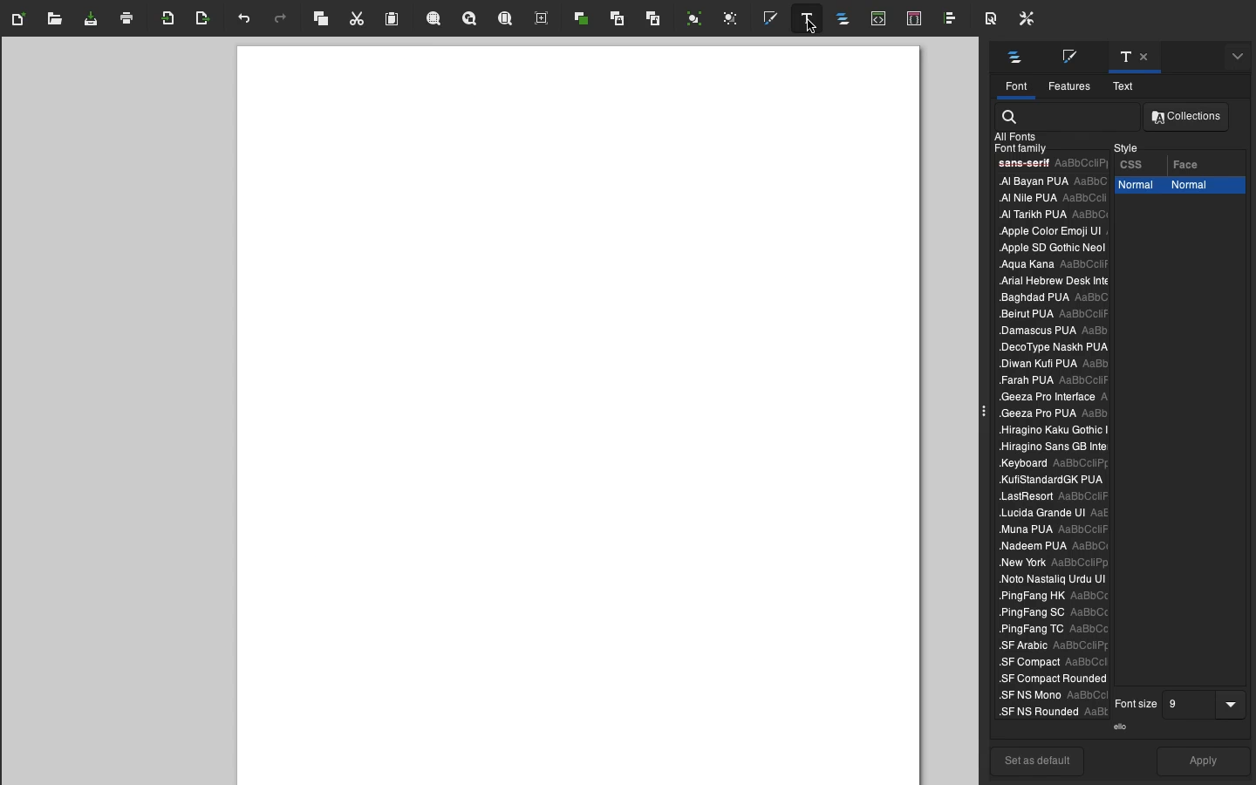 Image resolution: width=1256 pixels, height=785 pixels. I want to click on Edit, so click(1075, 57).